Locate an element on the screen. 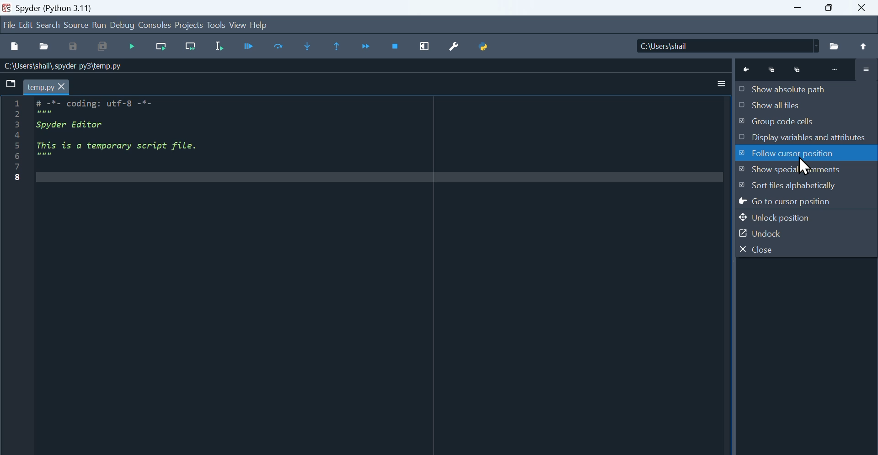 The width and height of the screenshot is (878, 455). run is located at coordinates (101, 25).